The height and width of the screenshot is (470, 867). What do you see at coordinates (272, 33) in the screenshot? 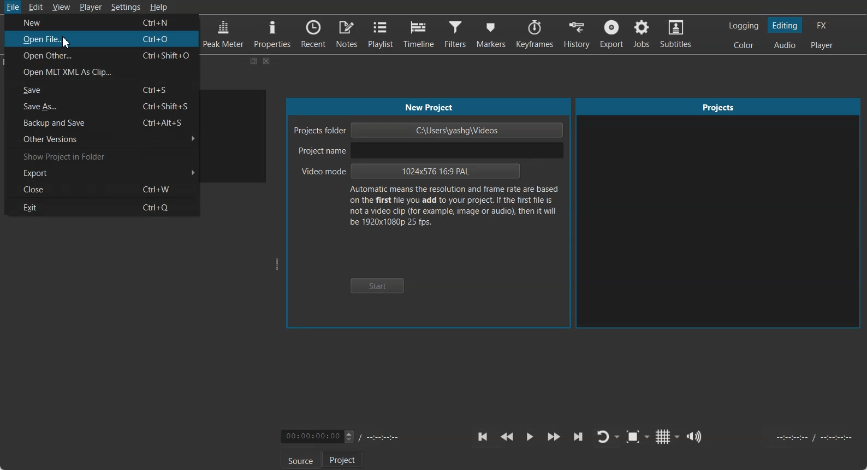
I see `Properties` at bounding box center [272, 33].